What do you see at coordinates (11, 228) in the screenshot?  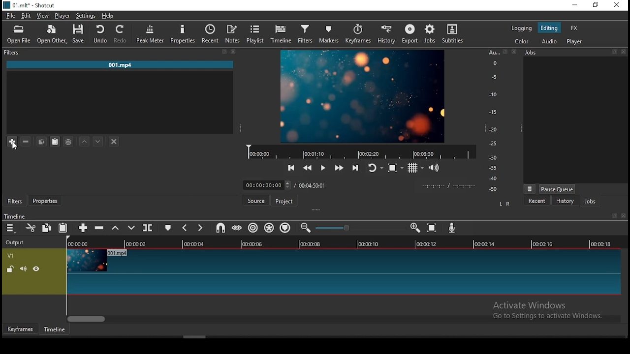 I see `timeline menu` at bounding box center [11, 228].